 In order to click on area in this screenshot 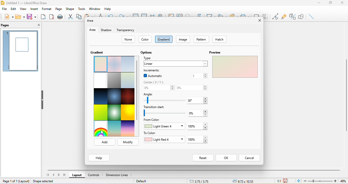, I will do `click(91, 22)`.